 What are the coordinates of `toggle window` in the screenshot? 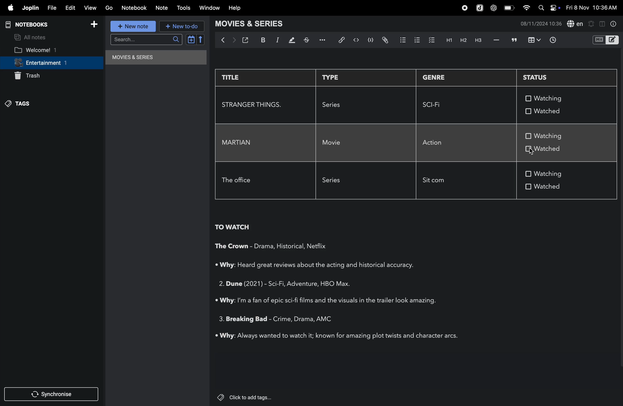 It's located at (603, 23).